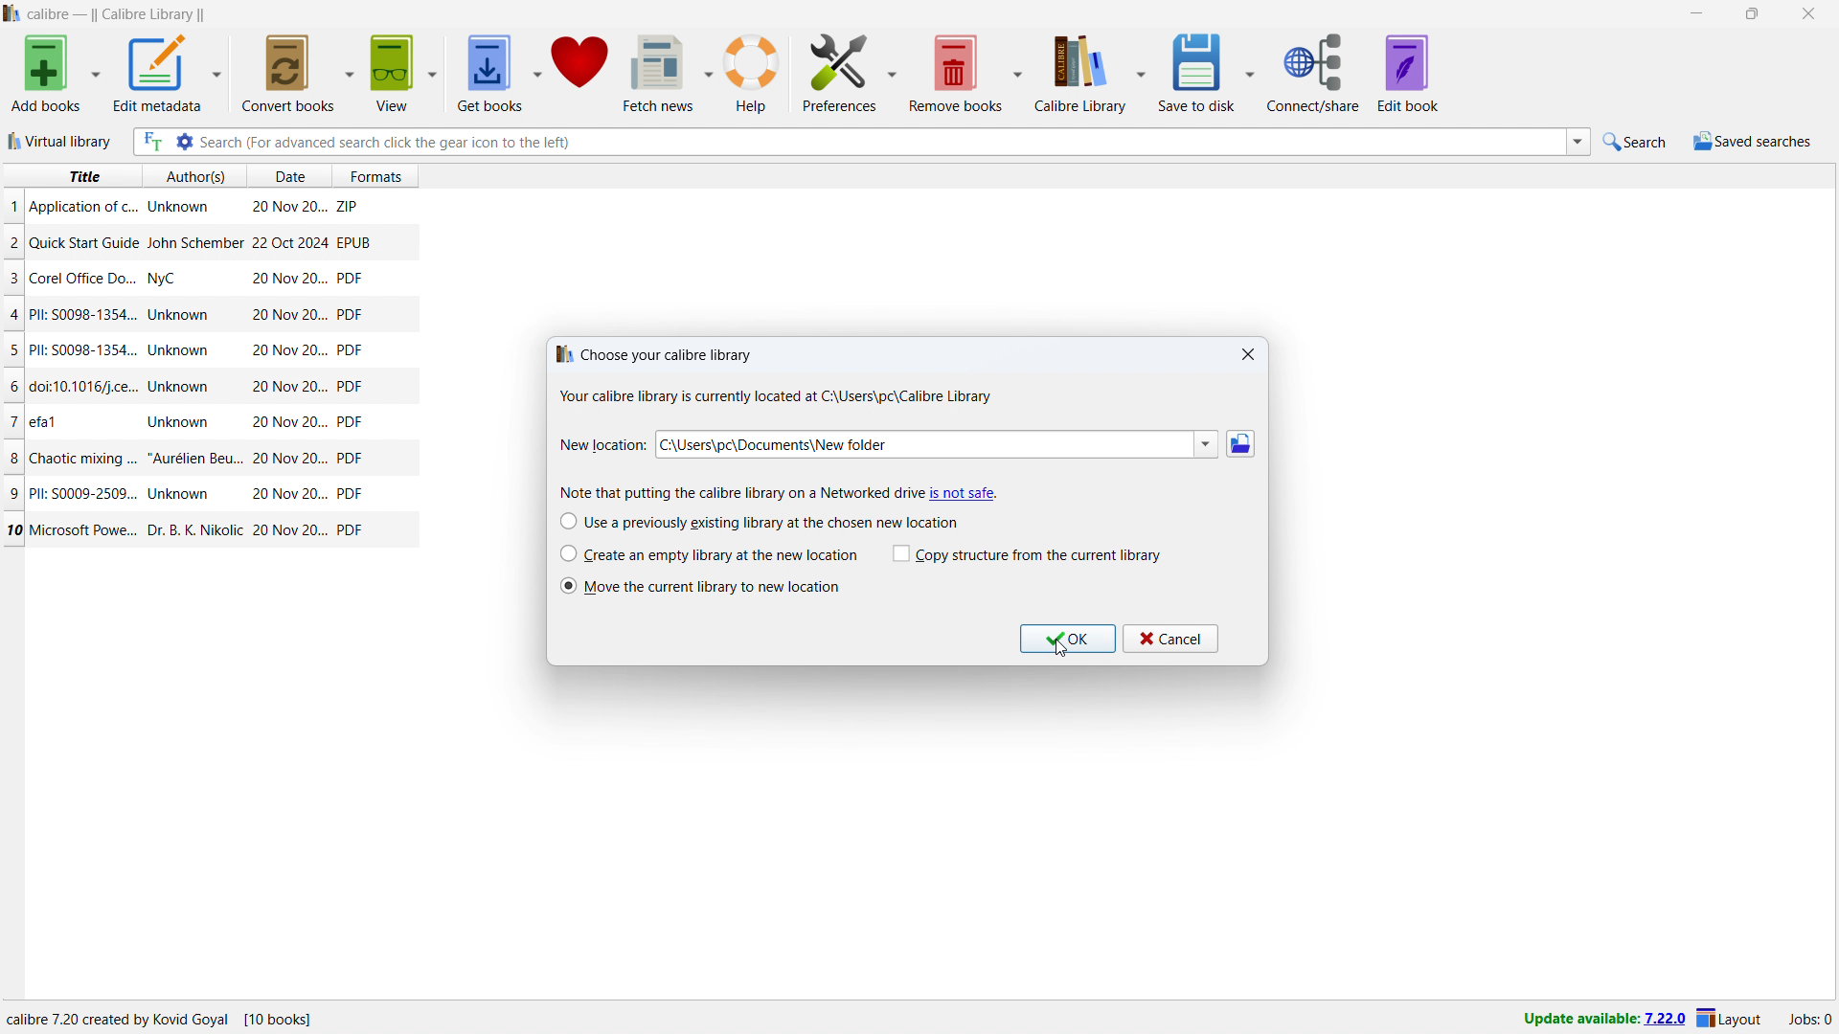  I want to click on get books options, so click(537, 73).